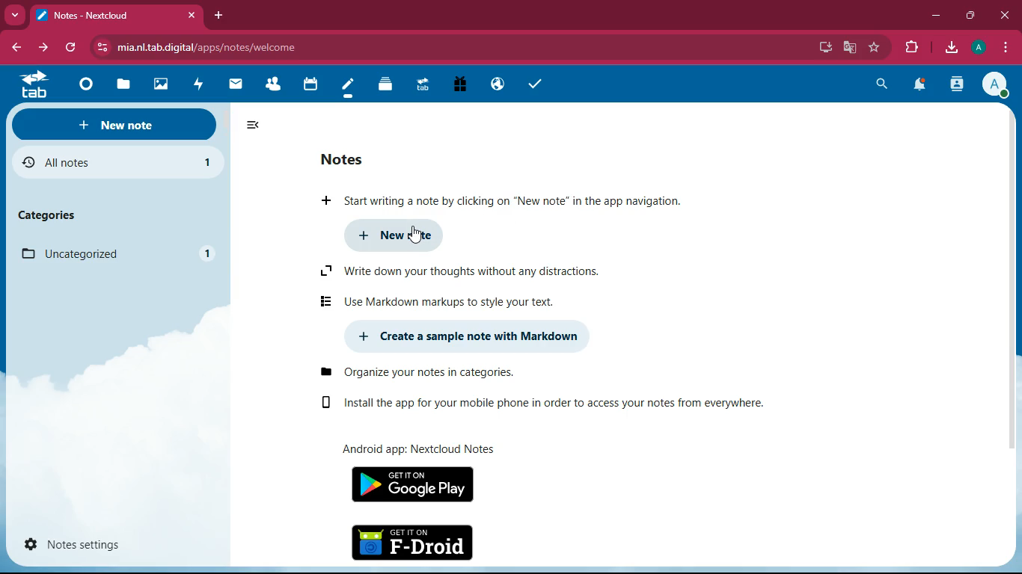  Describe the element at coordinates (498, 85) in the screenshot. I see `public` at that location.